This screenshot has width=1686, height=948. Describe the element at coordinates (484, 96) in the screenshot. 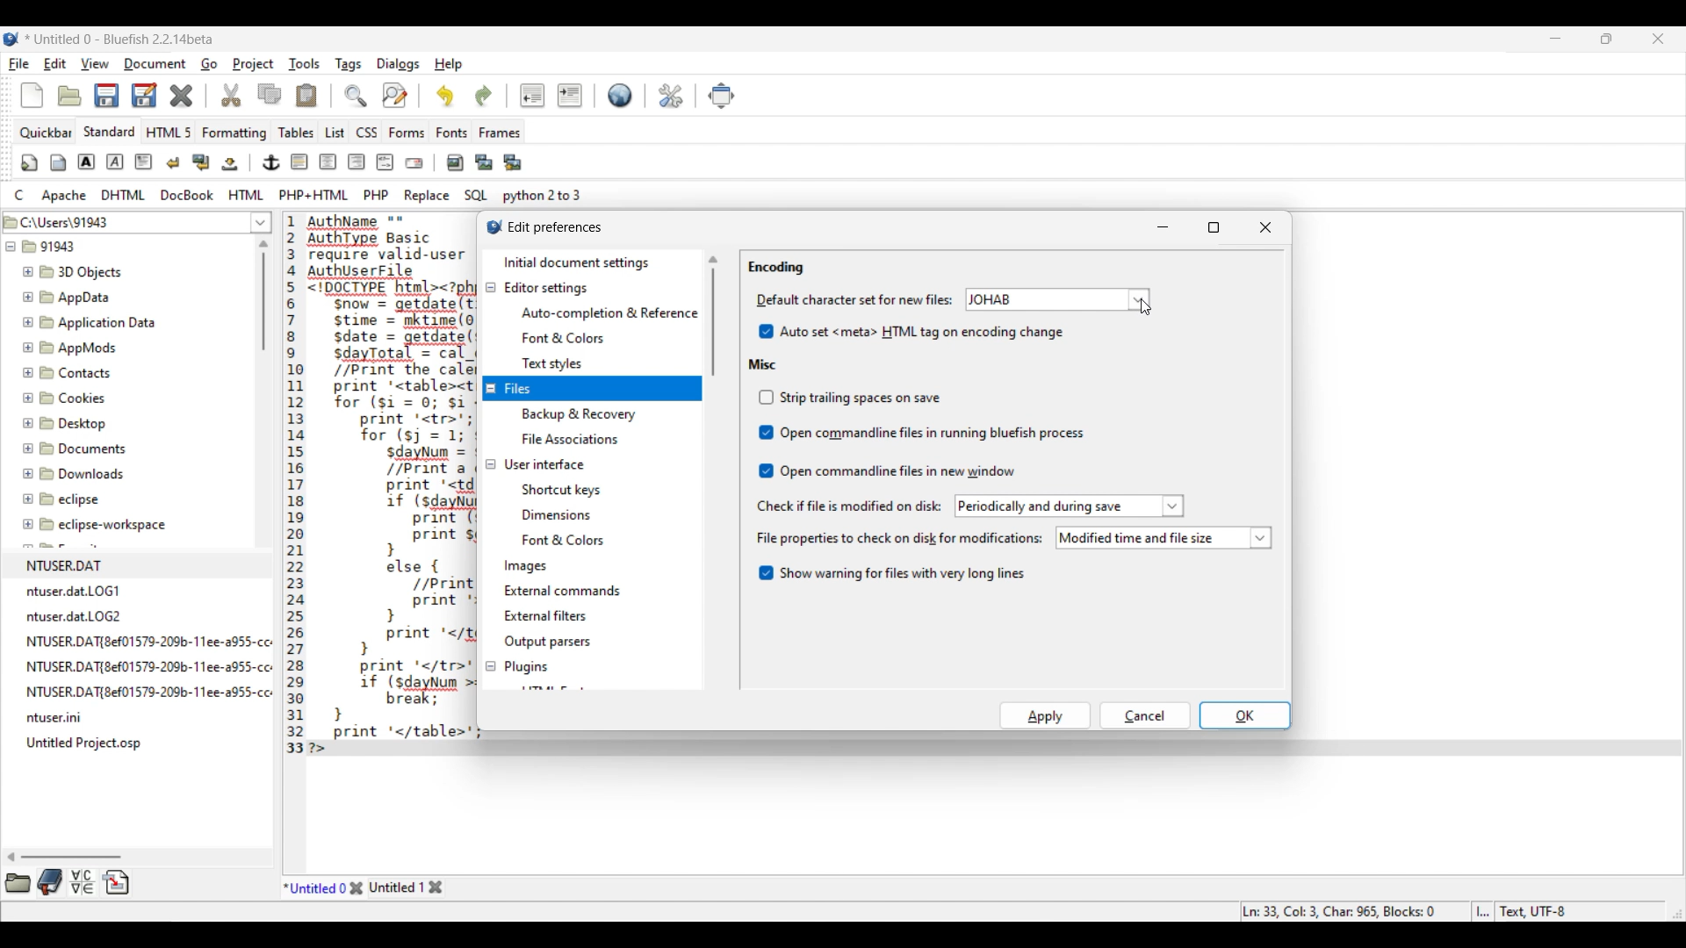

I see `Redo` at that location.